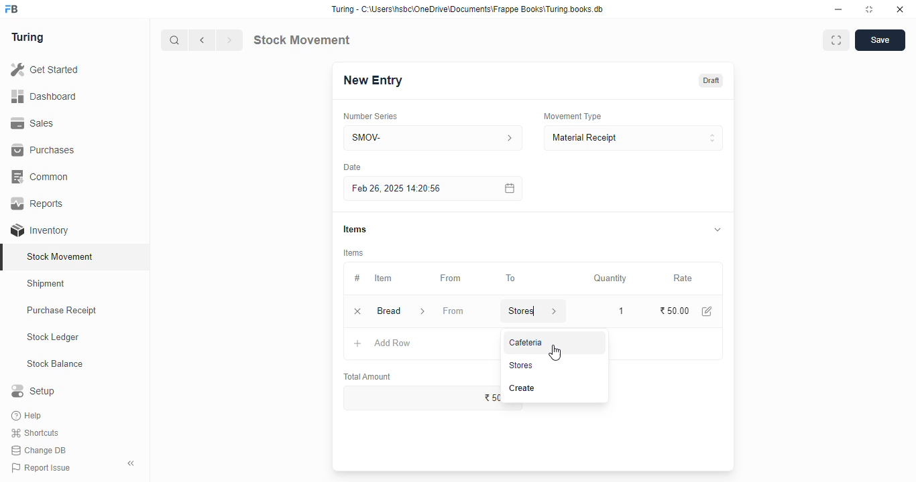 The height and width of the screenshot is (482, 916). What do you see at coordinates (44, 97) in the screenshot?
I see `dashboard` at bounding box center [44, 97].